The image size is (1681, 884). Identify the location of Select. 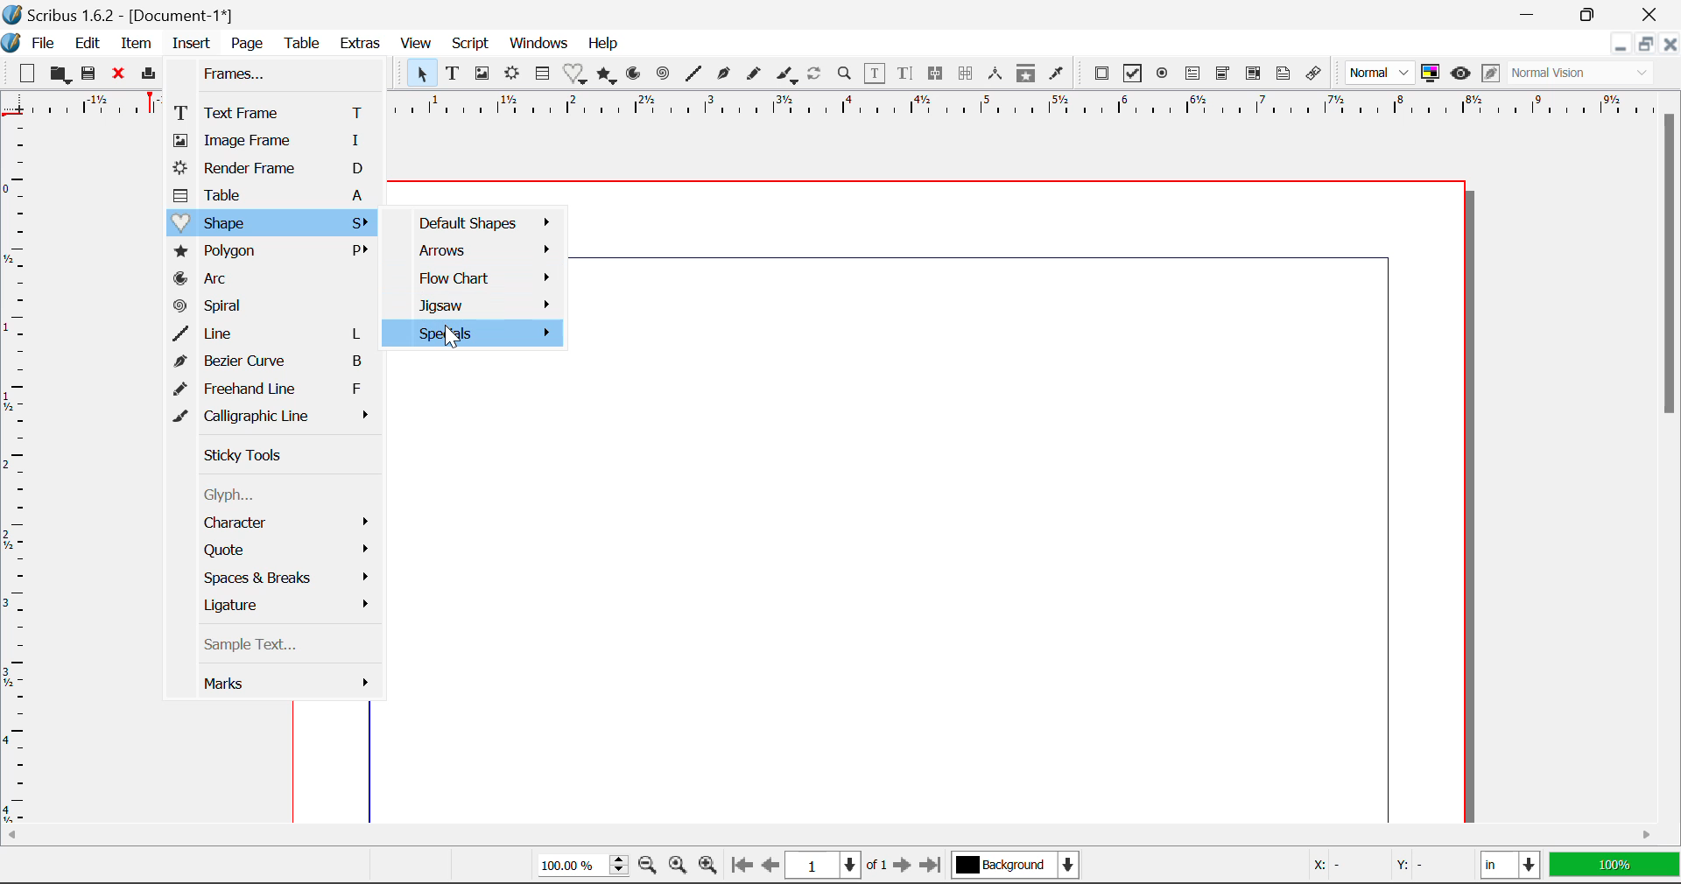
(421, 74).